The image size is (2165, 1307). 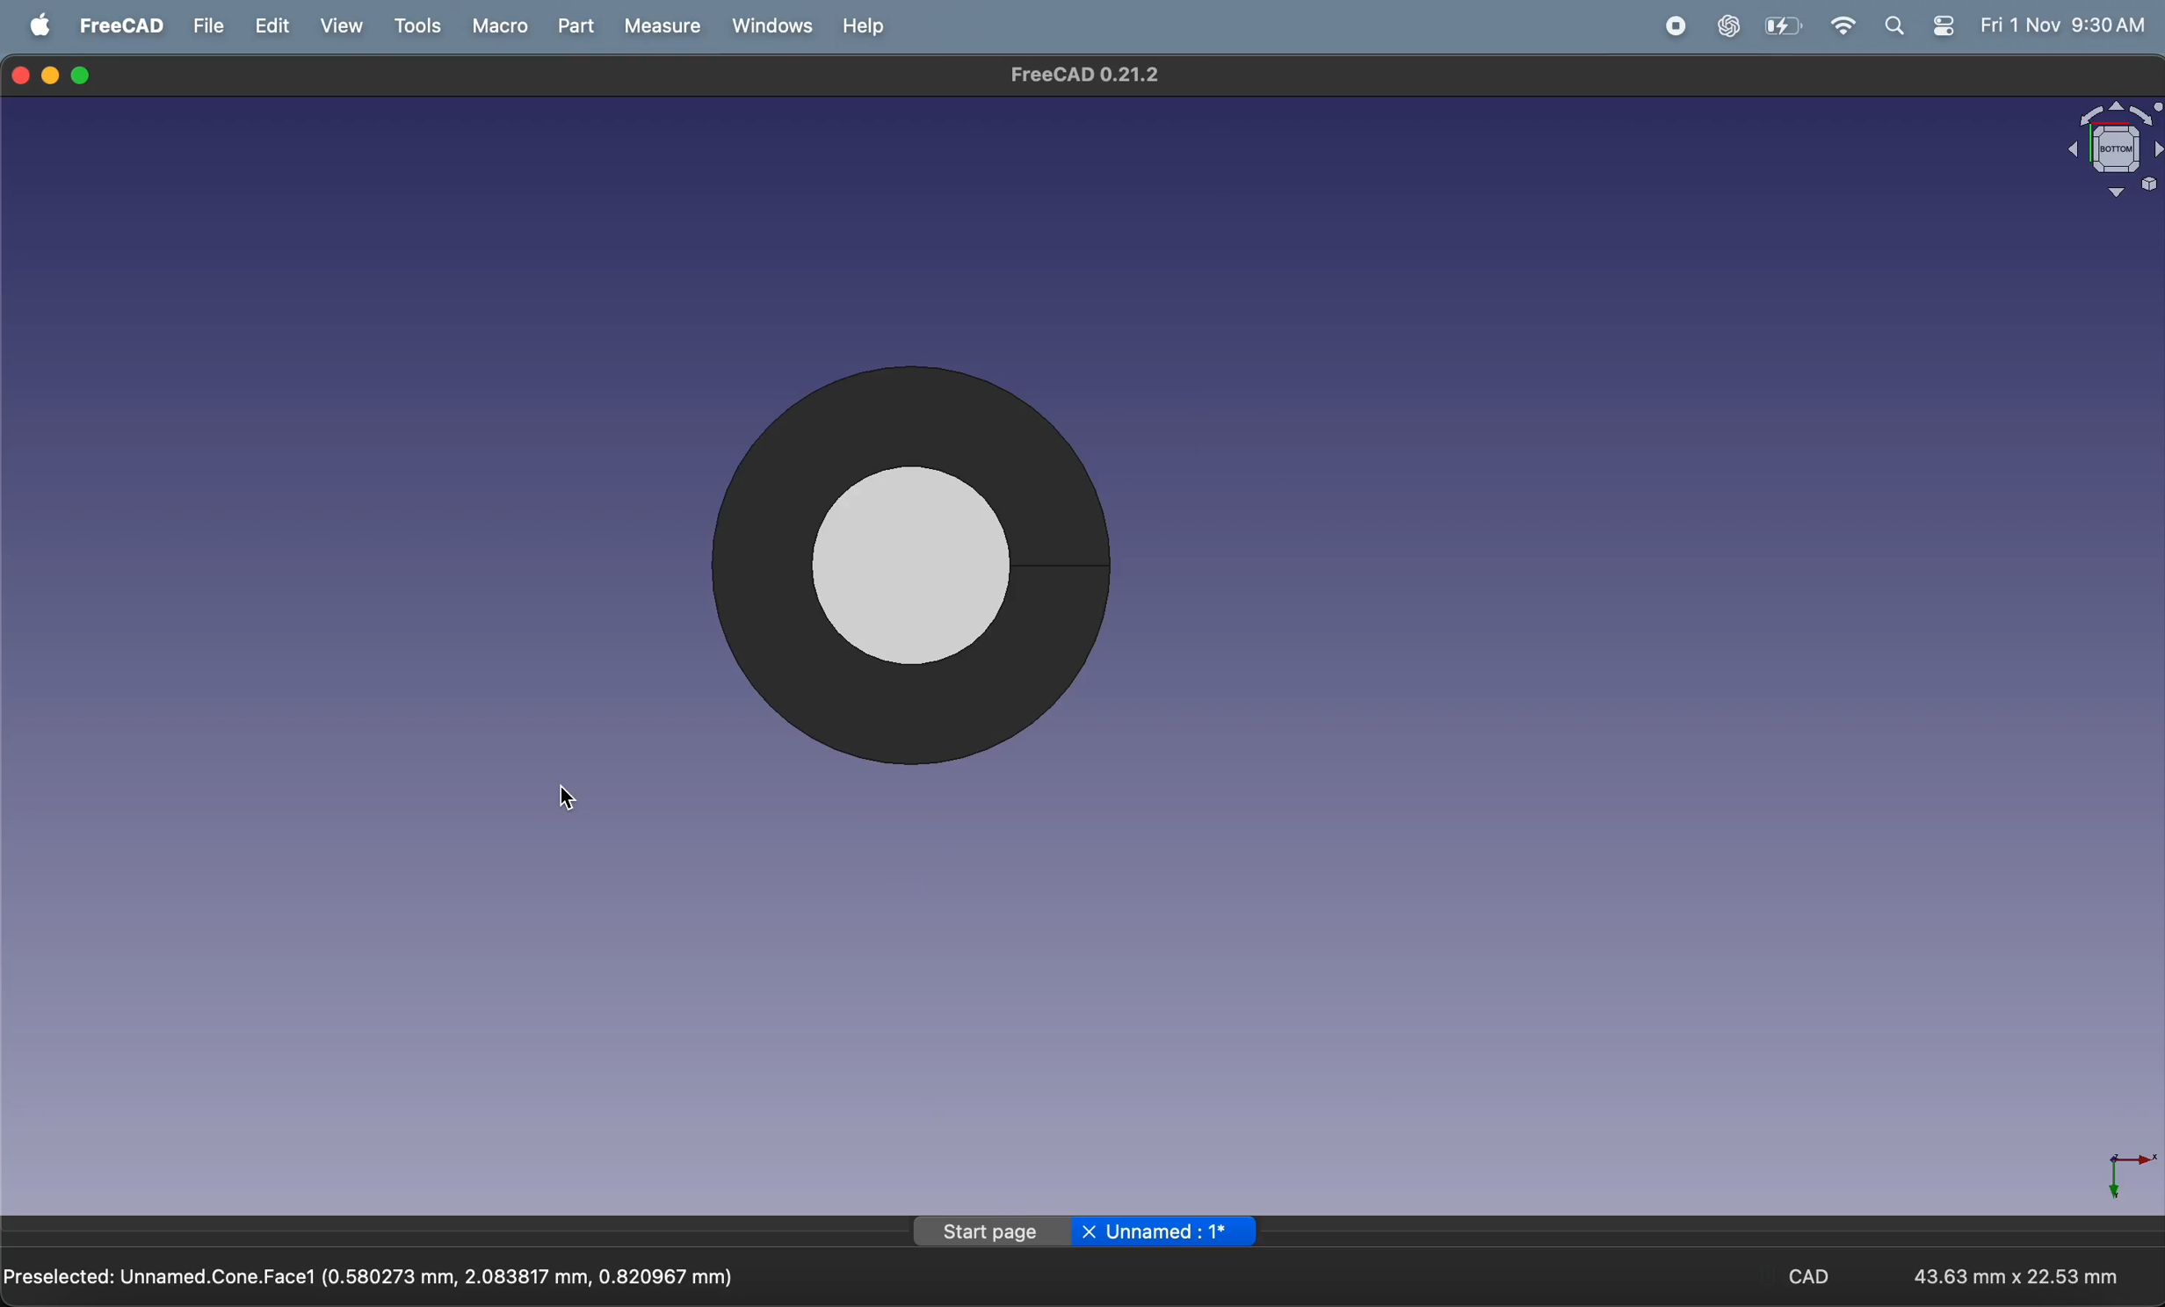 I want to click on Axis, so click(x=2116, y=1168).